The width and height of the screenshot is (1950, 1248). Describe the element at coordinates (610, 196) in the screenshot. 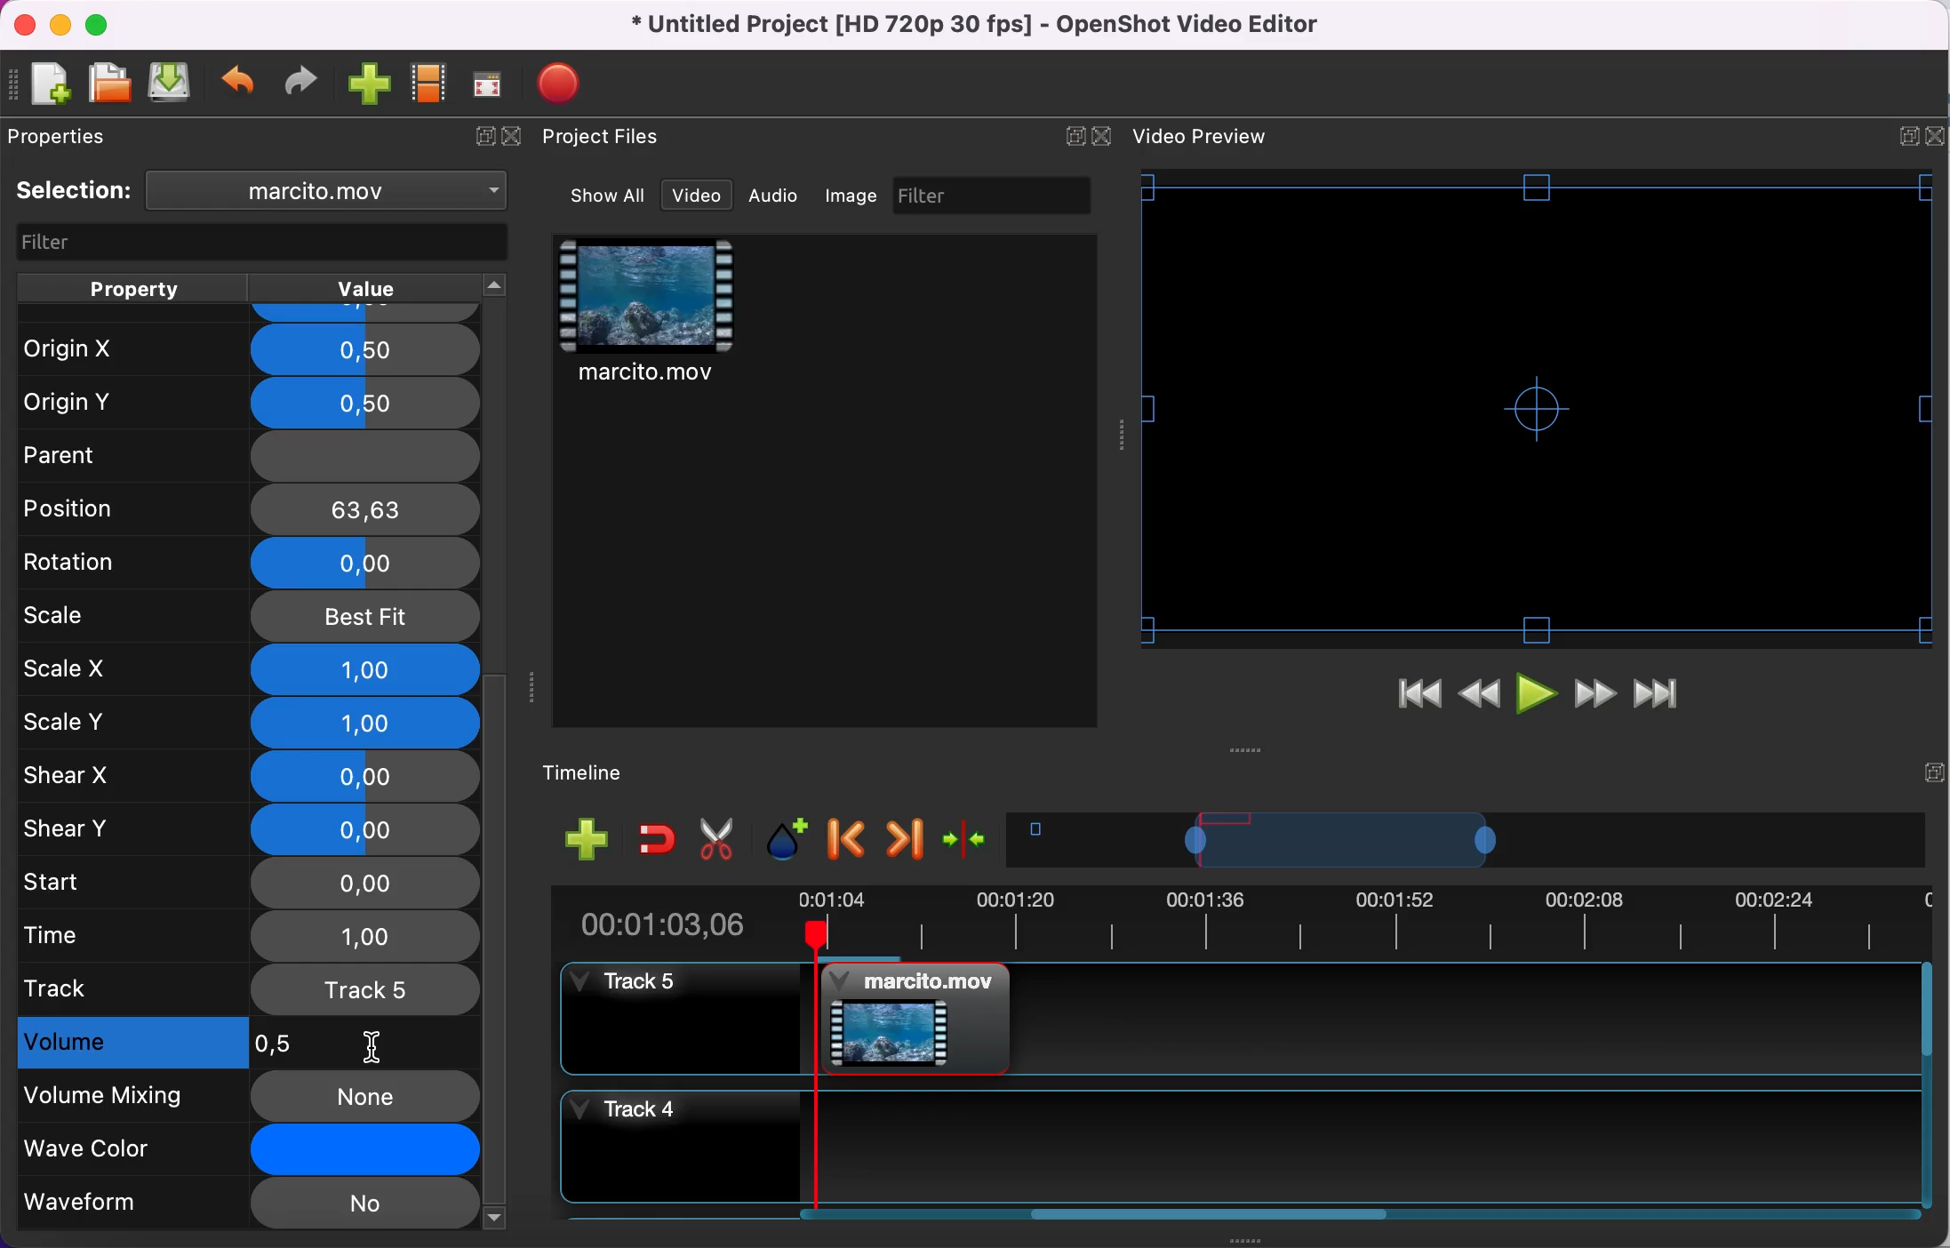

I see `show all` at that location.